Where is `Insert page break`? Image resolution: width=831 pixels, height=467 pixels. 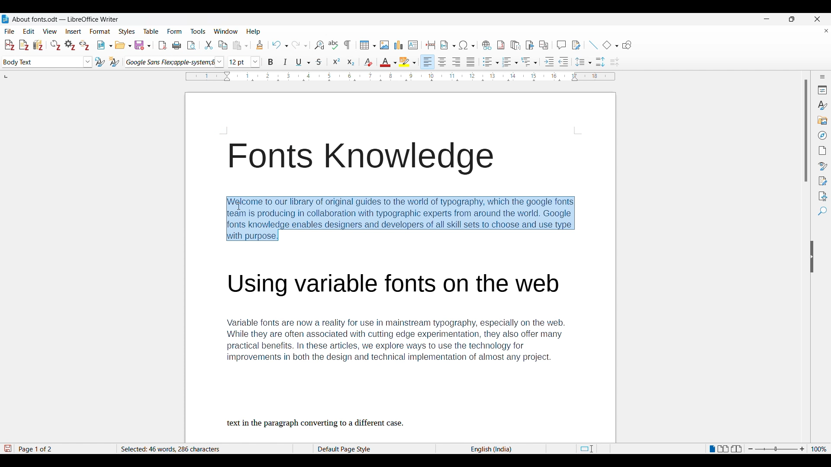
Insert page break is located at coordinates (430, 45).